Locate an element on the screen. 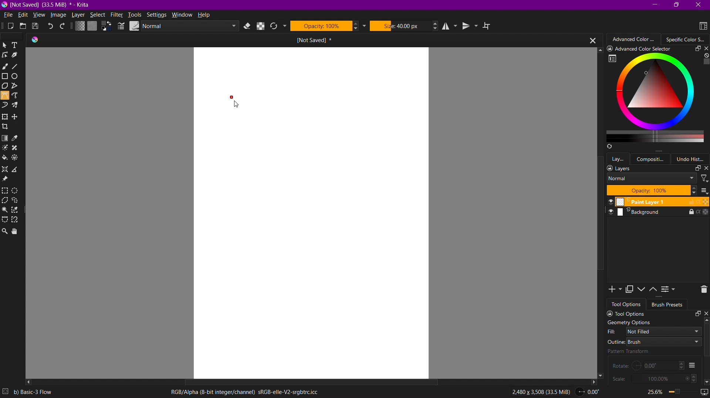 Image resolution: width=710 pixels, height=398 pixels. Undo History is located at coordinates (693, 159).